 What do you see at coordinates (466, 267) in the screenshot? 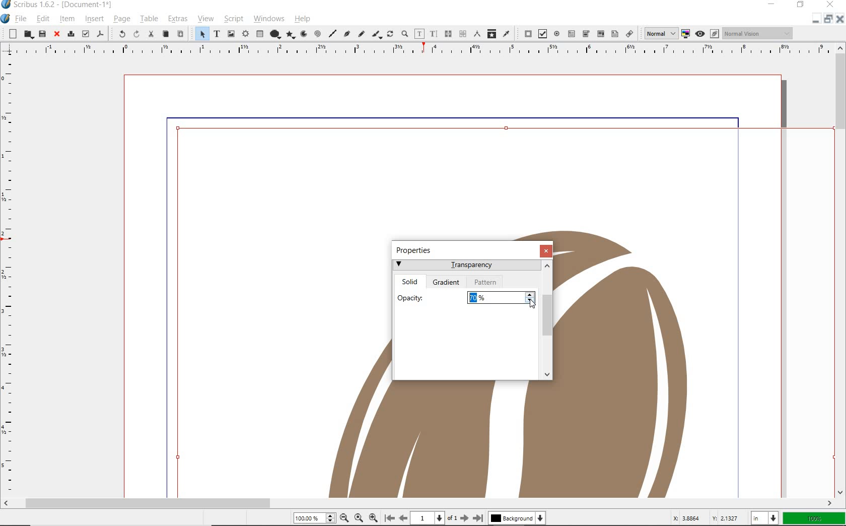
I see `Transparency` at bounding box center [466, 267].